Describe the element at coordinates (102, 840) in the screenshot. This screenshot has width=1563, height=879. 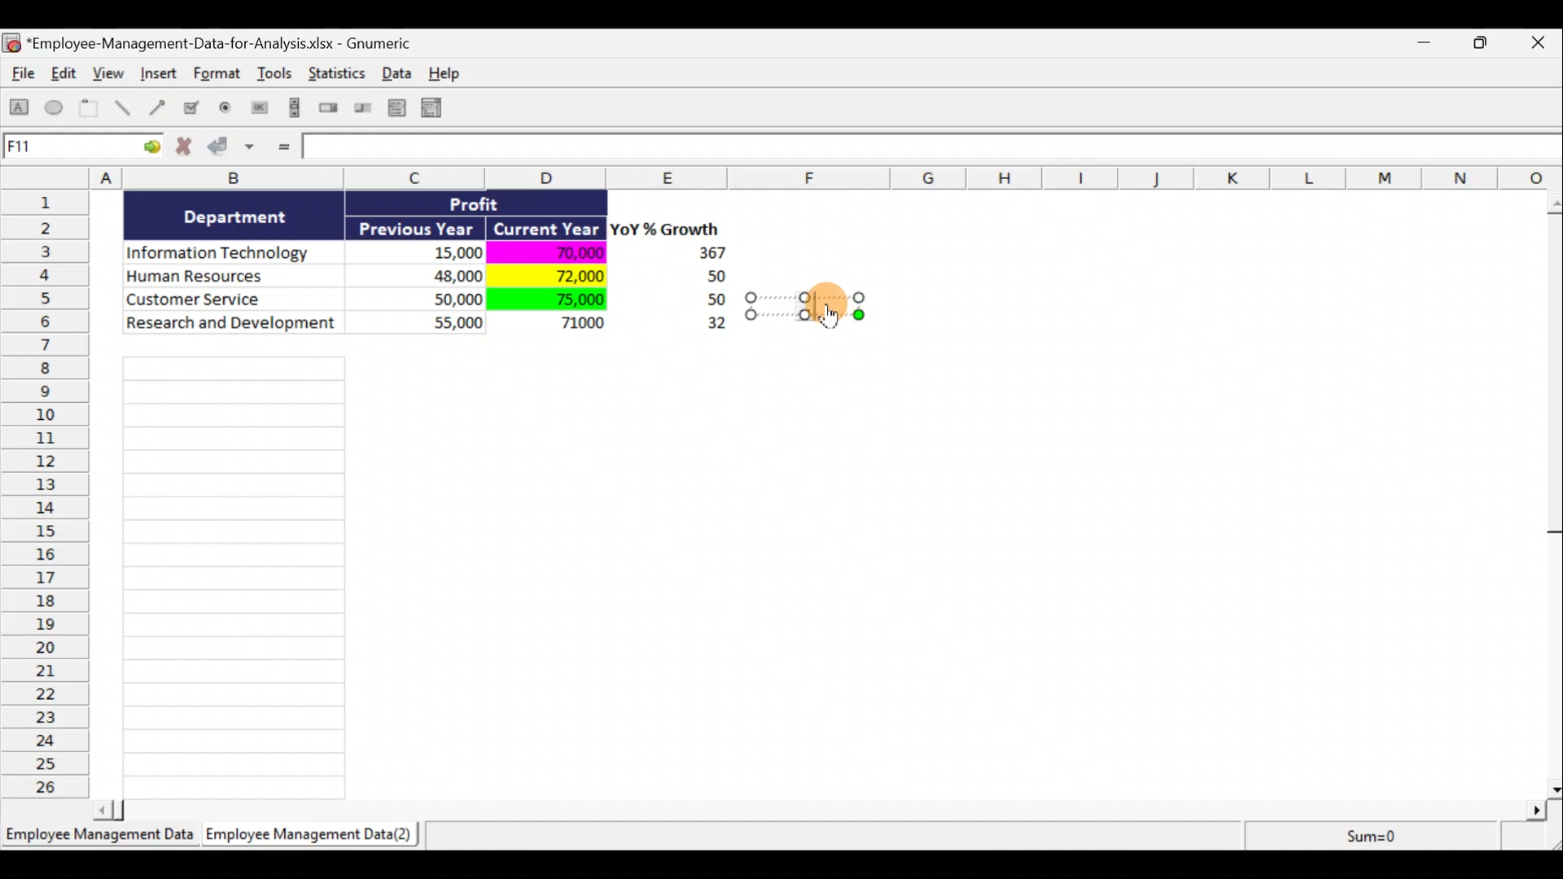
I see `Sheet 1` at that location.